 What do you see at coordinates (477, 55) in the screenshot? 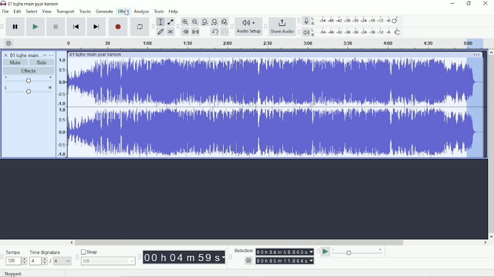
I see `More options` at bounding box center [477, 55].